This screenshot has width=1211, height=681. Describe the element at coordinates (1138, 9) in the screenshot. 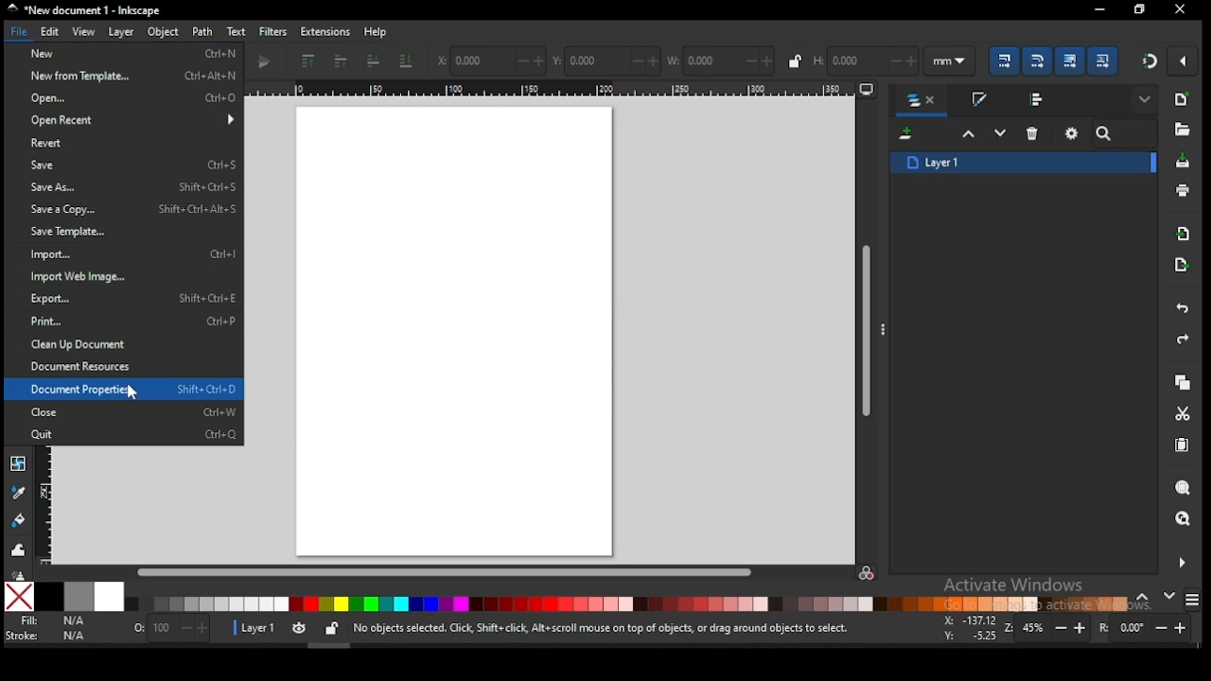

I see `close window` at that location.